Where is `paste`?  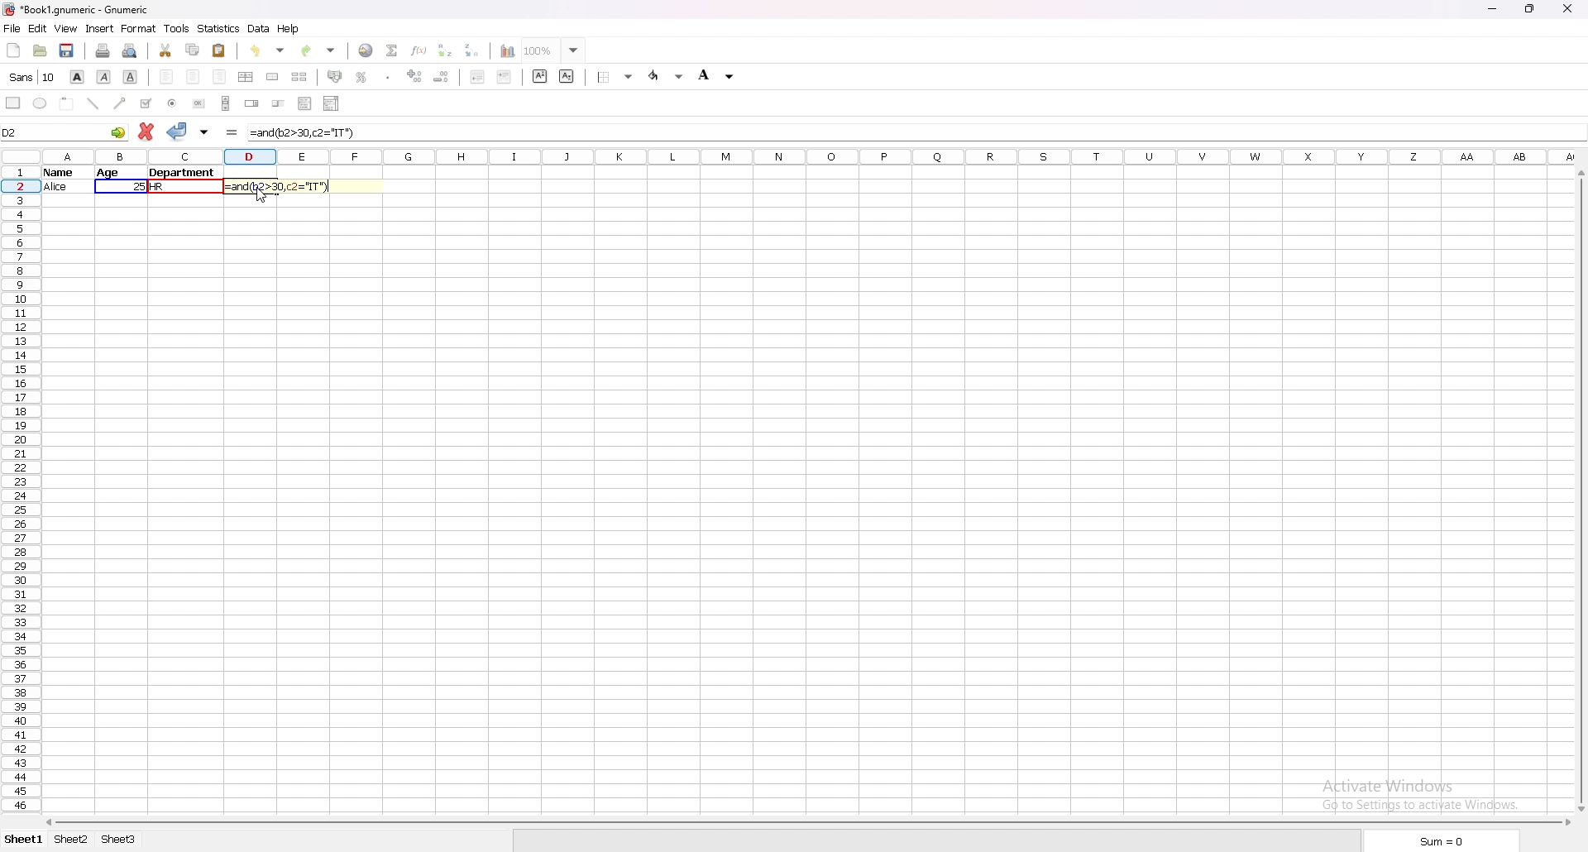 paste is located at coordinates (220, 50).